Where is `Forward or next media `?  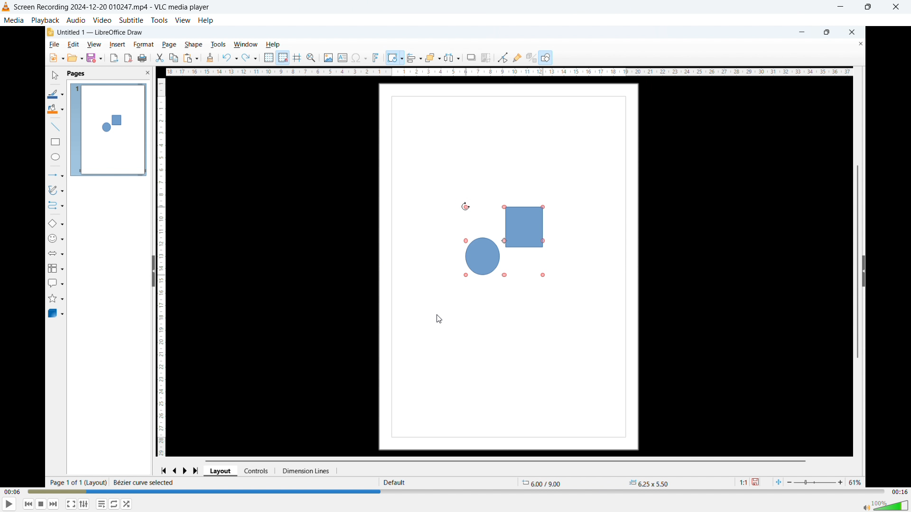
Forward or next media  is located at coordinates (53, 504).